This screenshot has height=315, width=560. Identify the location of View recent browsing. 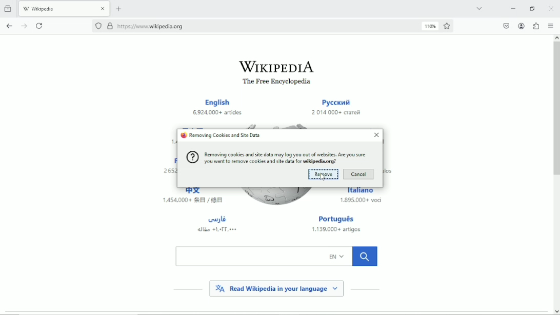
(9, 8).